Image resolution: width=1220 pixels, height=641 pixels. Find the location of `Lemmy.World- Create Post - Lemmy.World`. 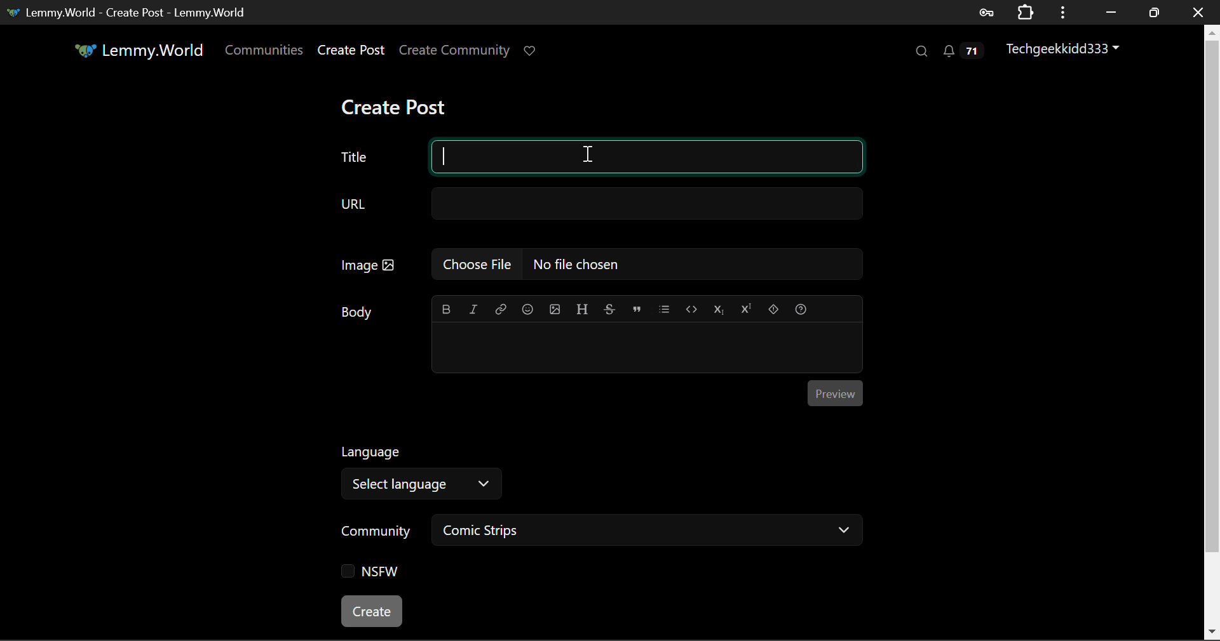

Lemmy.World- Create Post - Lemmy.World is located at coordinates (132, 12).